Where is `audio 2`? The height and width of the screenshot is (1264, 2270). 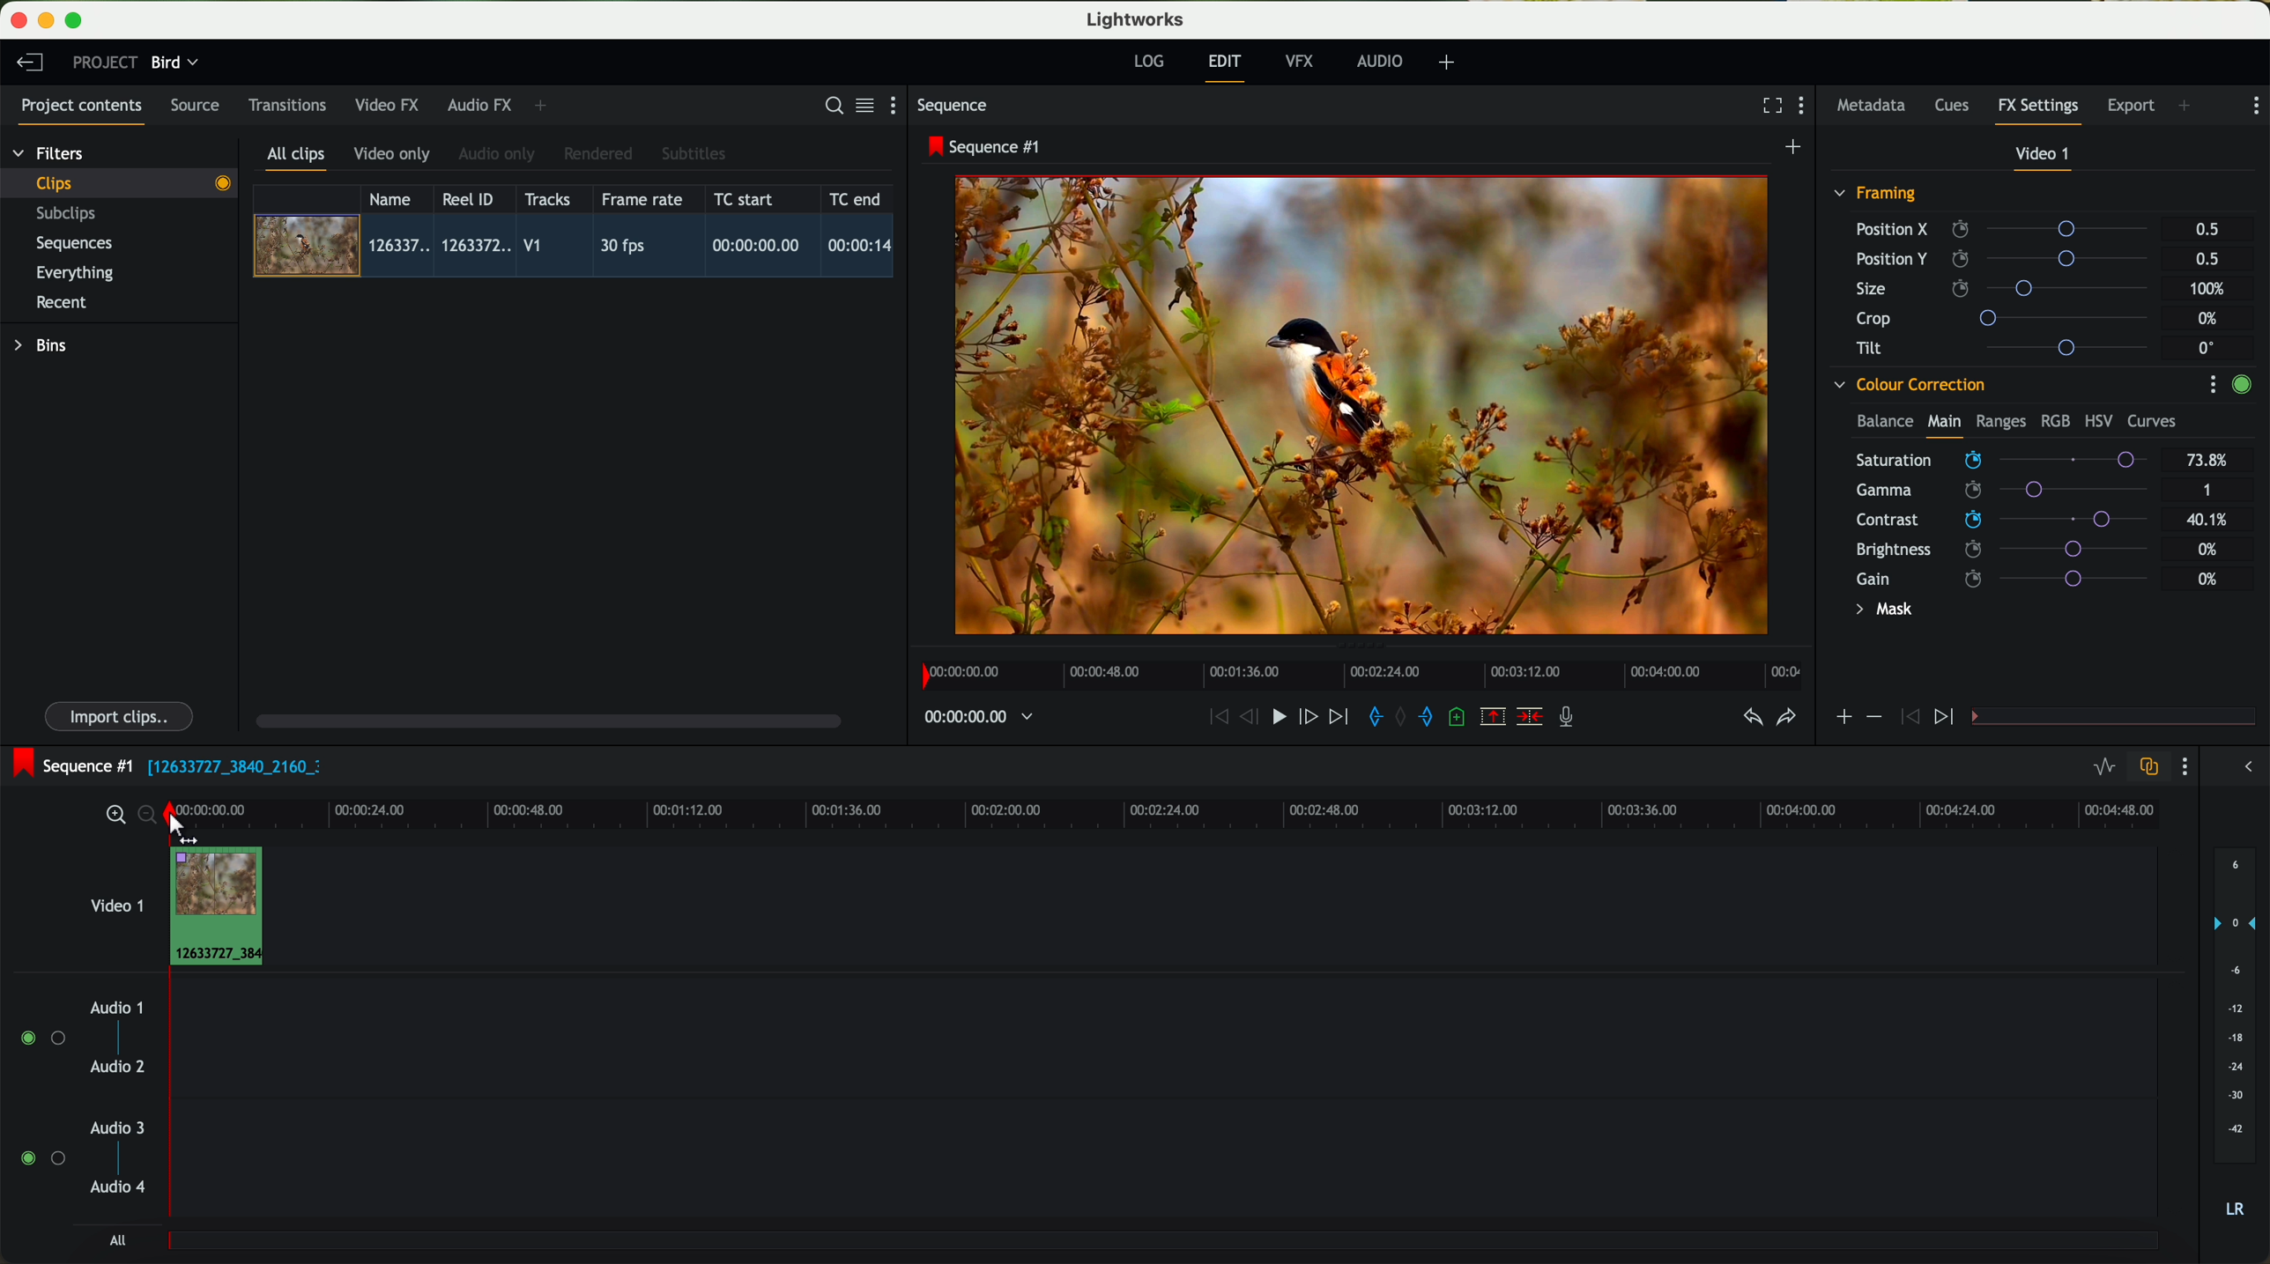
audio 2 is located at coordinates (119, 1068).